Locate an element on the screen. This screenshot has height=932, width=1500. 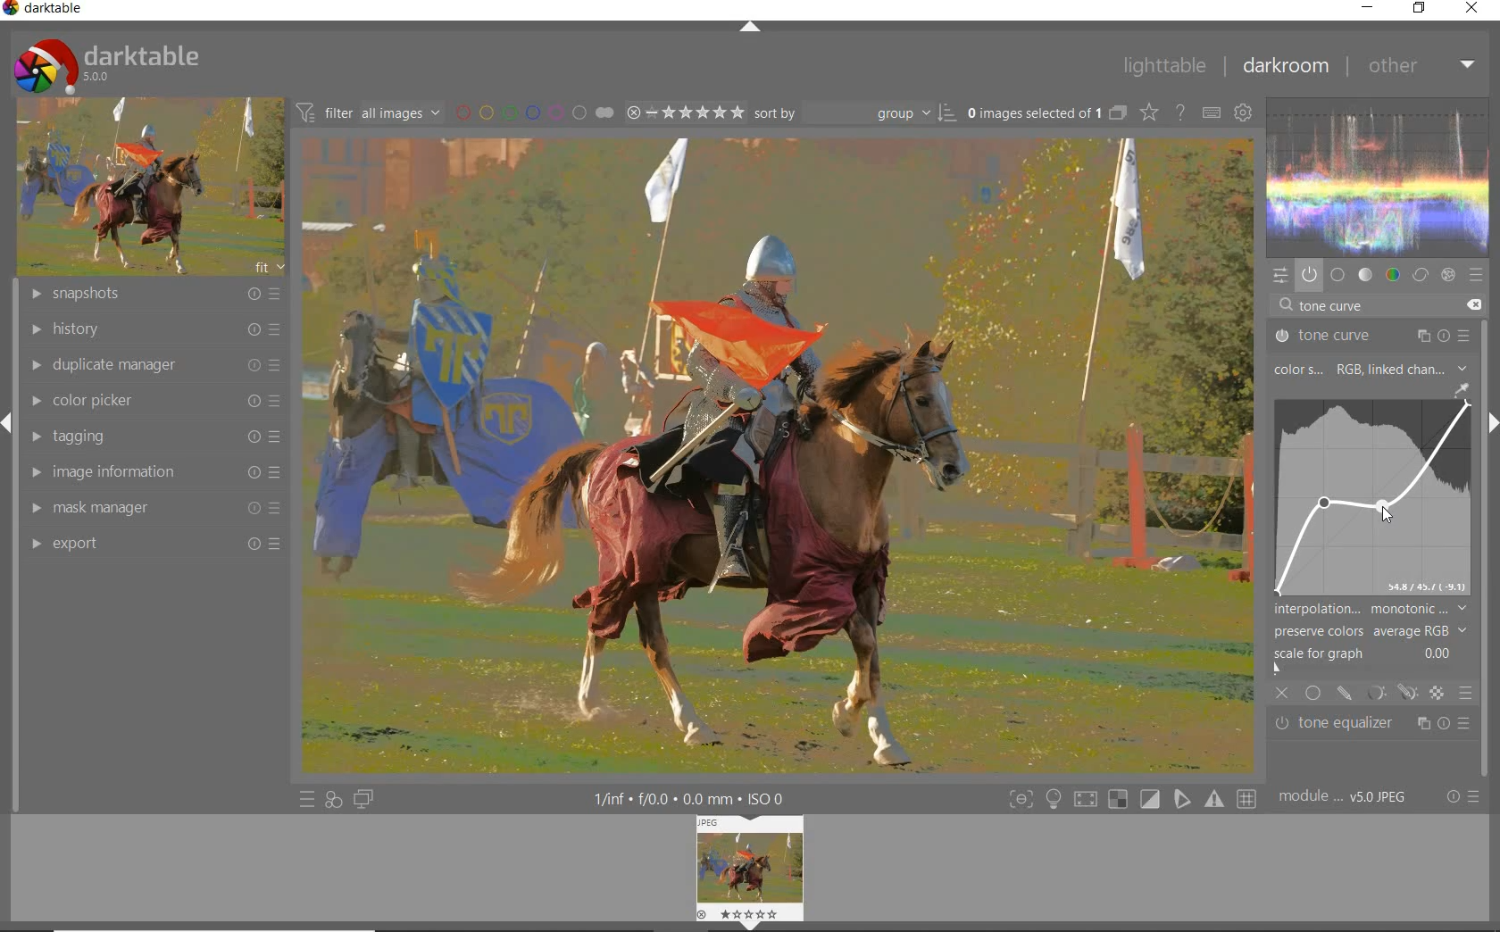
selected Image range rating is located at coordinates (683, 112).